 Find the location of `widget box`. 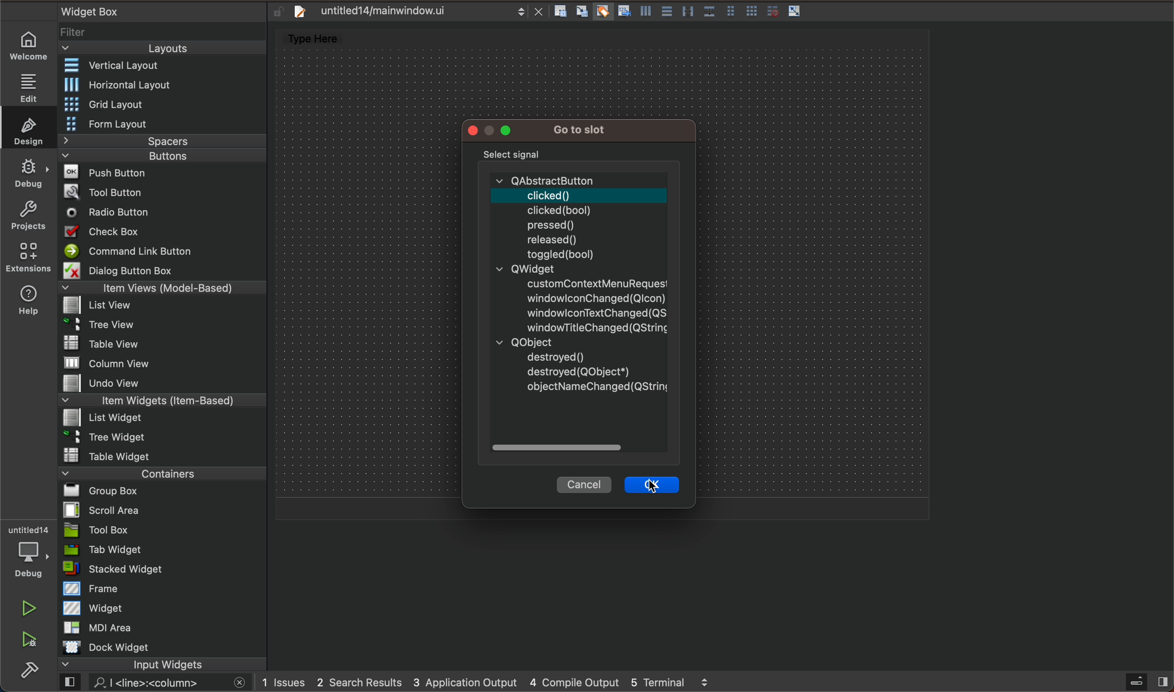

widget box is located at coordinates (120, 11).